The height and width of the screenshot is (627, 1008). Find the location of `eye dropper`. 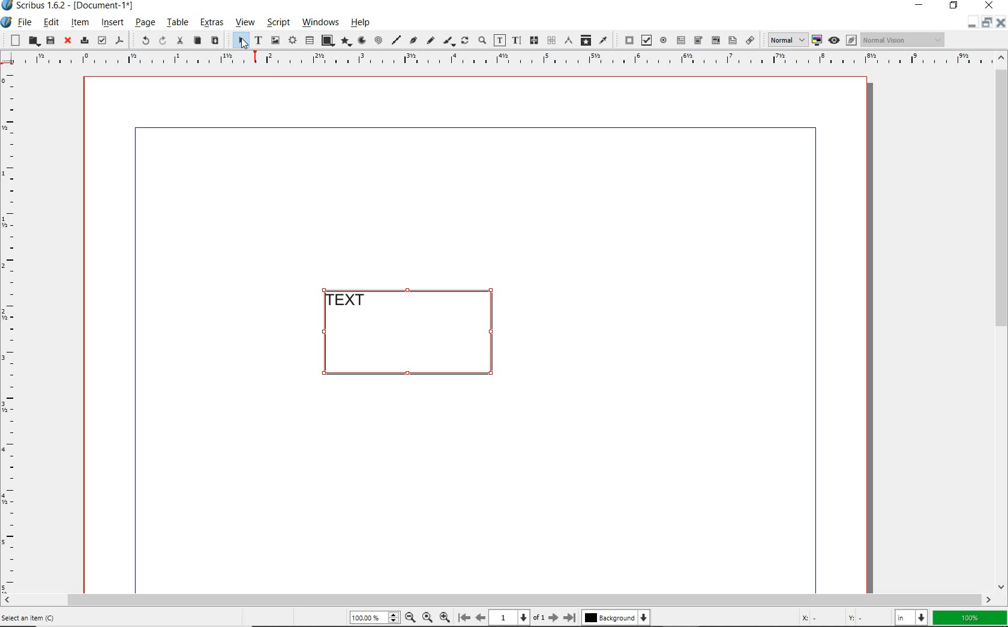

eye dropper is located at coordinates (603, 40).